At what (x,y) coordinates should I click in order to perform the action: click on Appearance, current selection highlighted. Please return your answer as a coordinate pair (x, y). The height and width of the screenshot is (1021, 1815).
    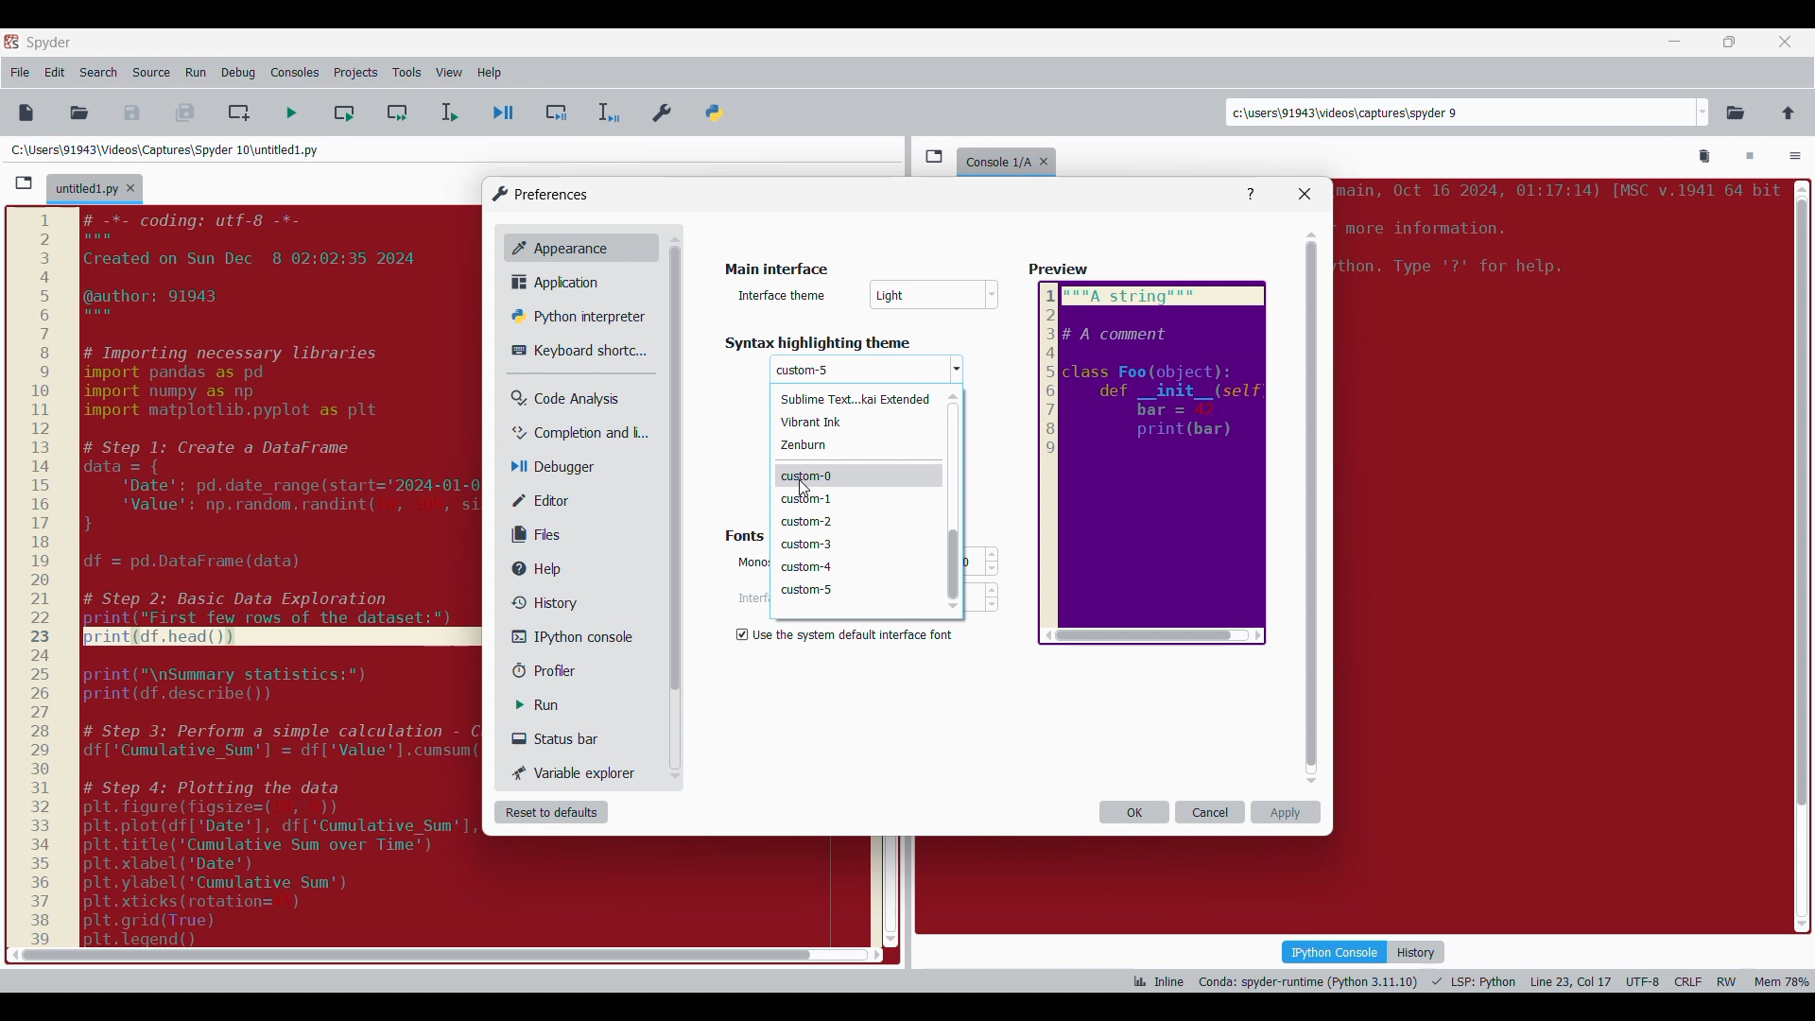
    Looking at the image, I should click on (556, 246).